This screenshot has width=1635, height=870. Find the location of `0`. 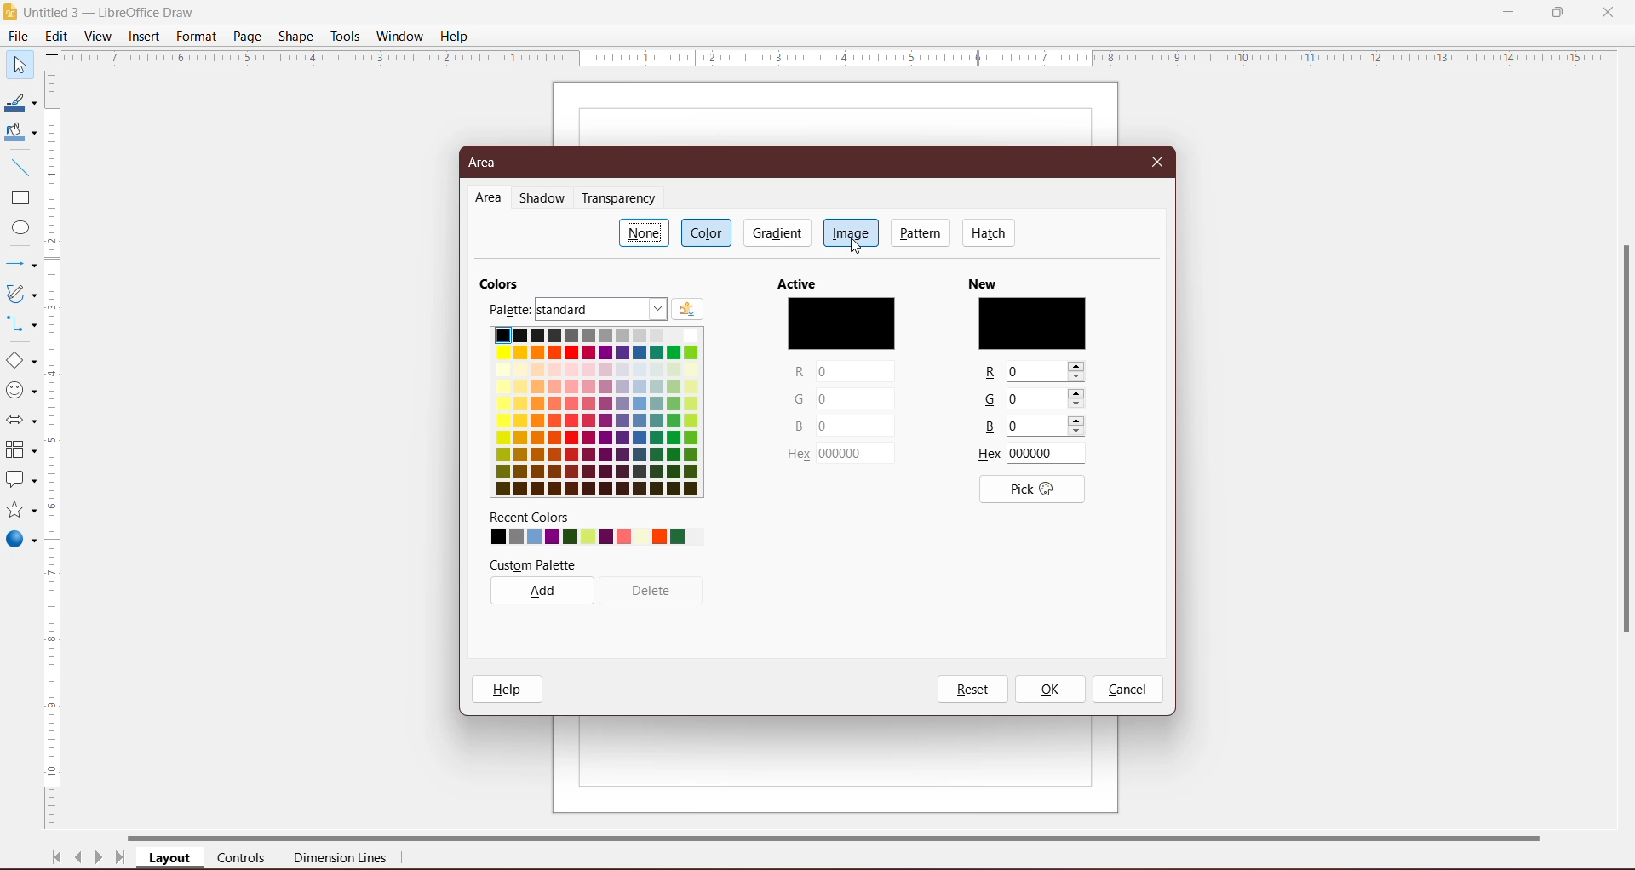

0 is located at coordinates (1047, 399).